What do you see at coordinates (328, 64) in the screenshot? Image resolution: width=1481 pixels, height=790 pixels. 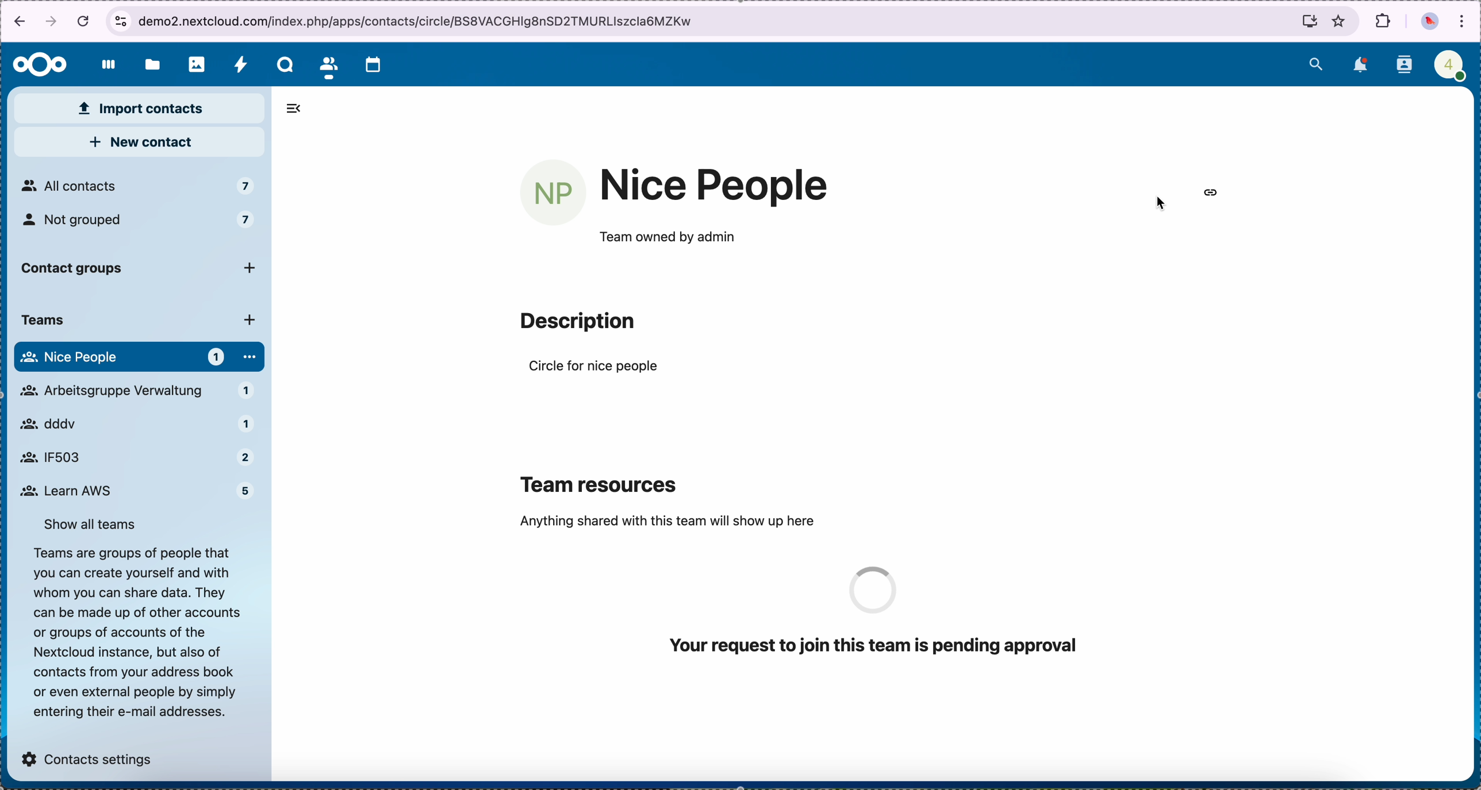 I see `click on contacts` at bounding box center [328, 64].